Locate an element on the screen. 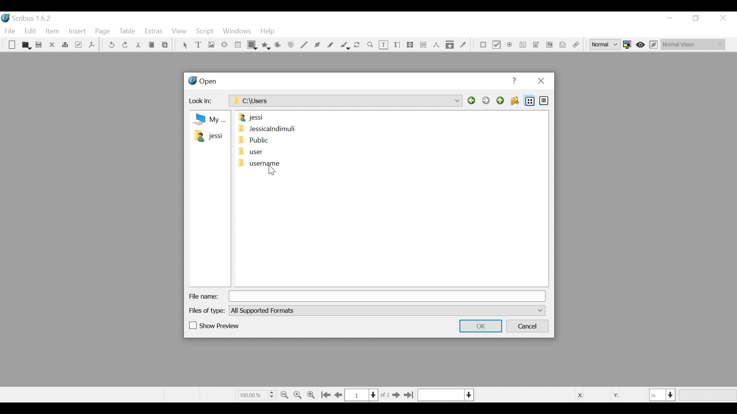  Toggle color is located at coordinates (629, 44).